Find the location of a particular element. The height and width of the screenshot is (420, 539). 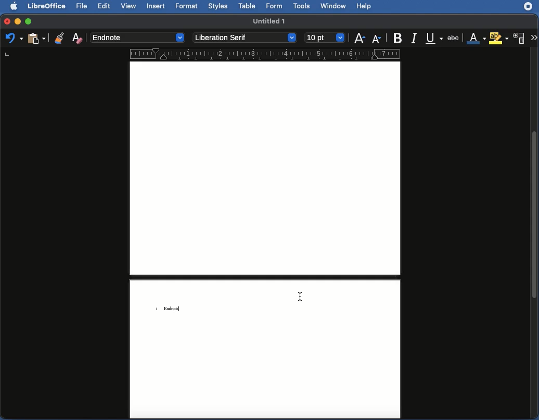

File is located at coordinates (83, 6).